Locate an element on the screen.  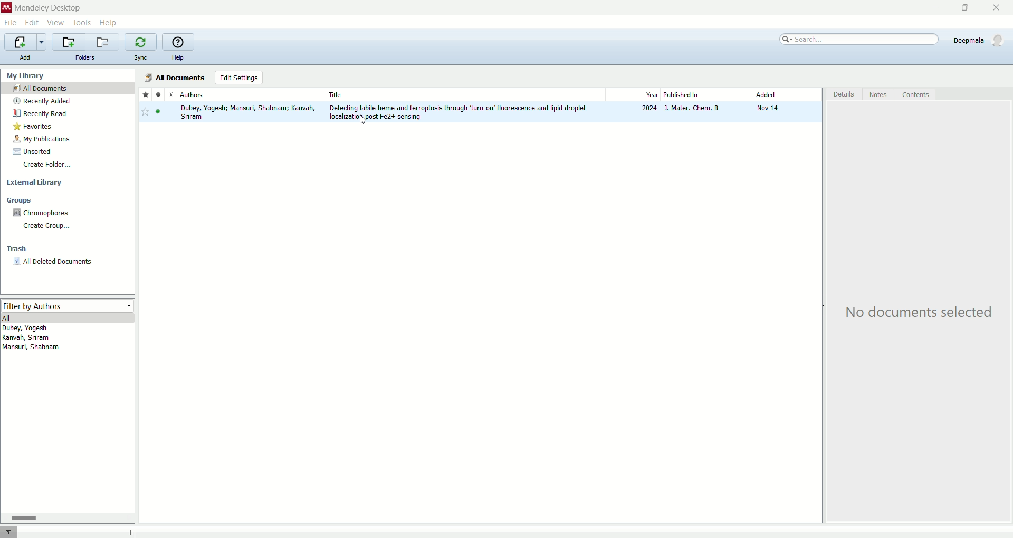
my publications is located at coordinates (44, 139).